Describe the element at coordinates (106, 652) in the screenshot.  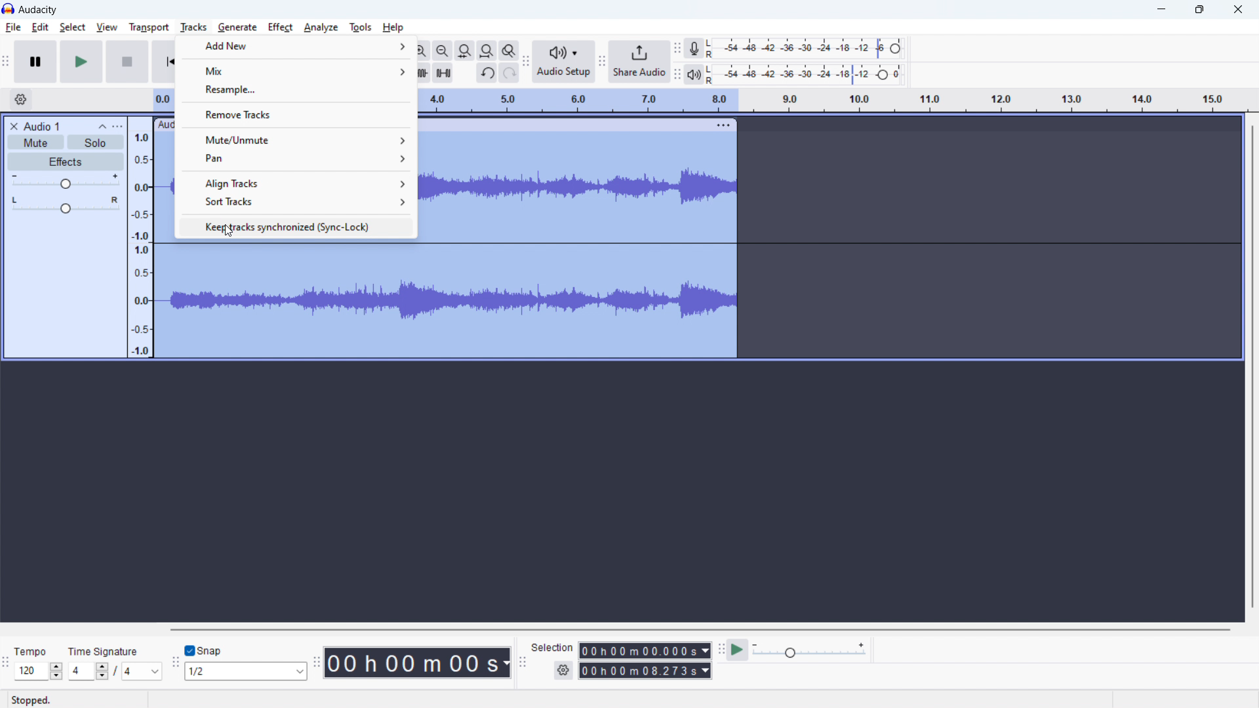
I see `TIme signature` at that location.